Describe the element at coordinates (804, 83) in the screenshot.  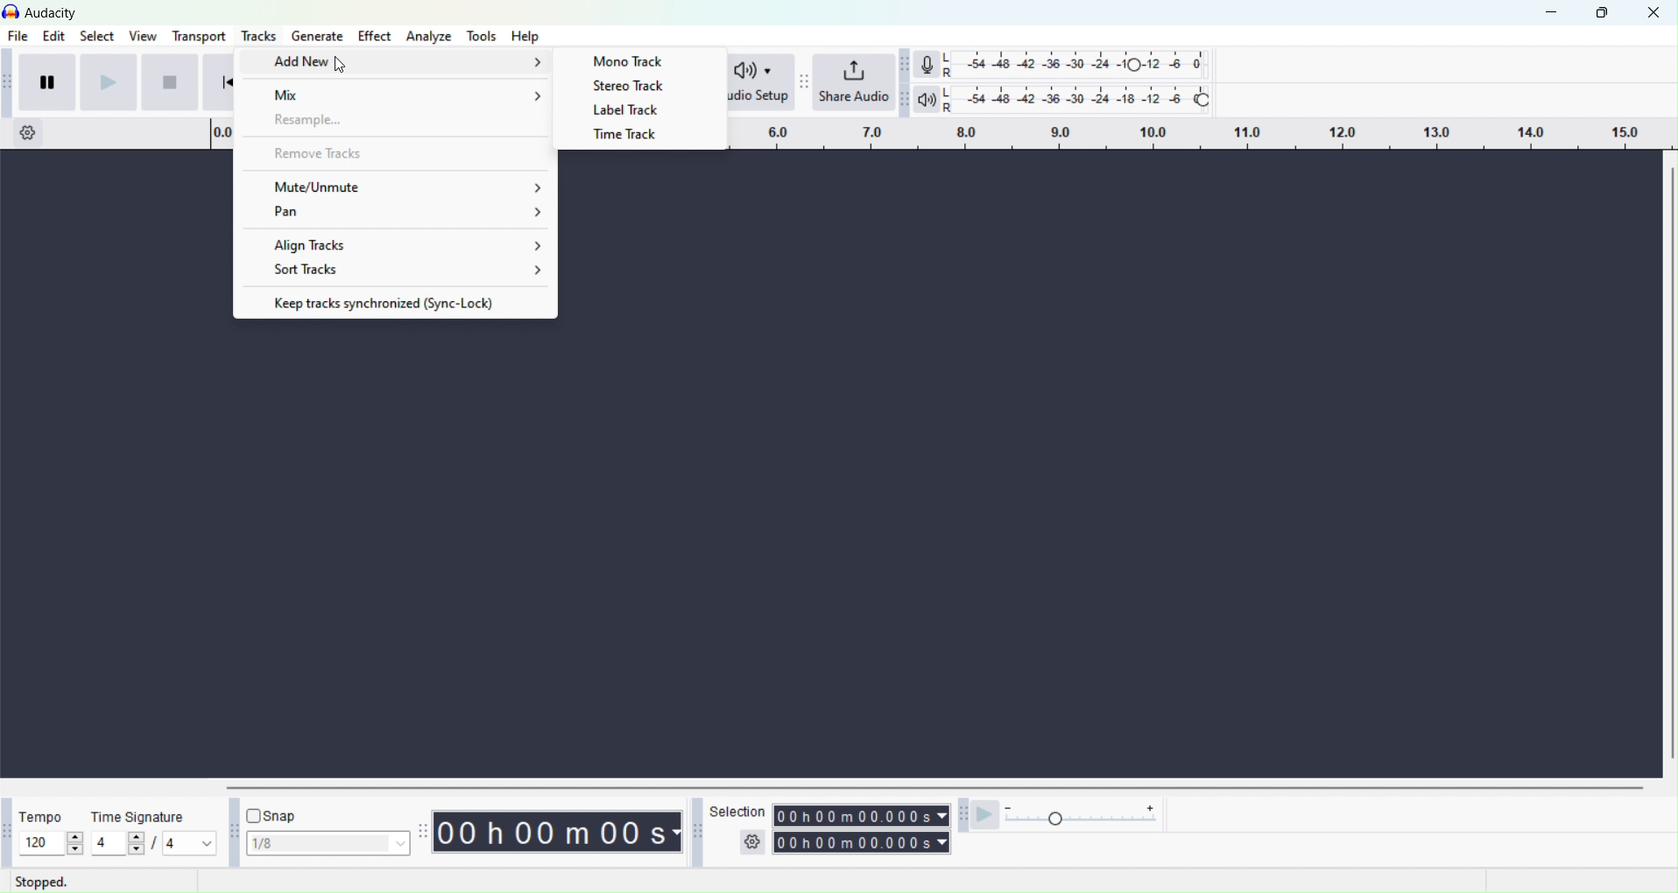
I see `Audacity share audio toolbar` at that location.